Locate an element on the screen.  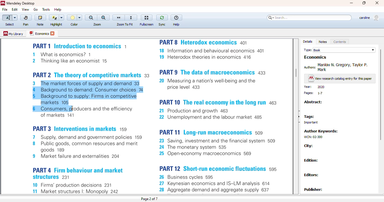
page 2 of 7  is located at coordinates (149, 199).